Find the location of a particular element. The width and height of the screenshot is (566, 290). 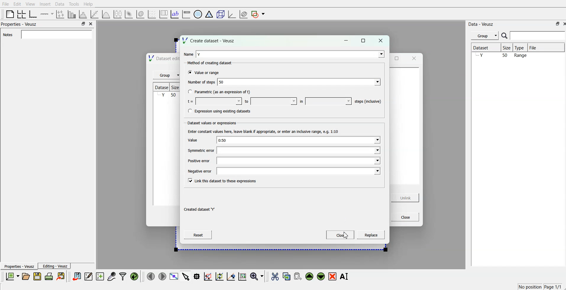

view data points full screen is located at coordinates (173, 277).